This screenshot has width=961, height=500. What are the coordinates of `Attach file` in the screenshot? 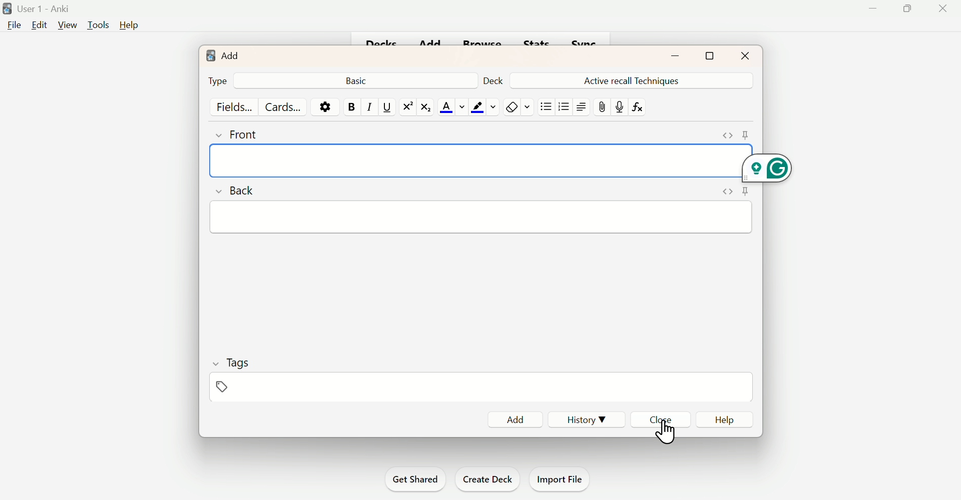 It's located at (603, 108).